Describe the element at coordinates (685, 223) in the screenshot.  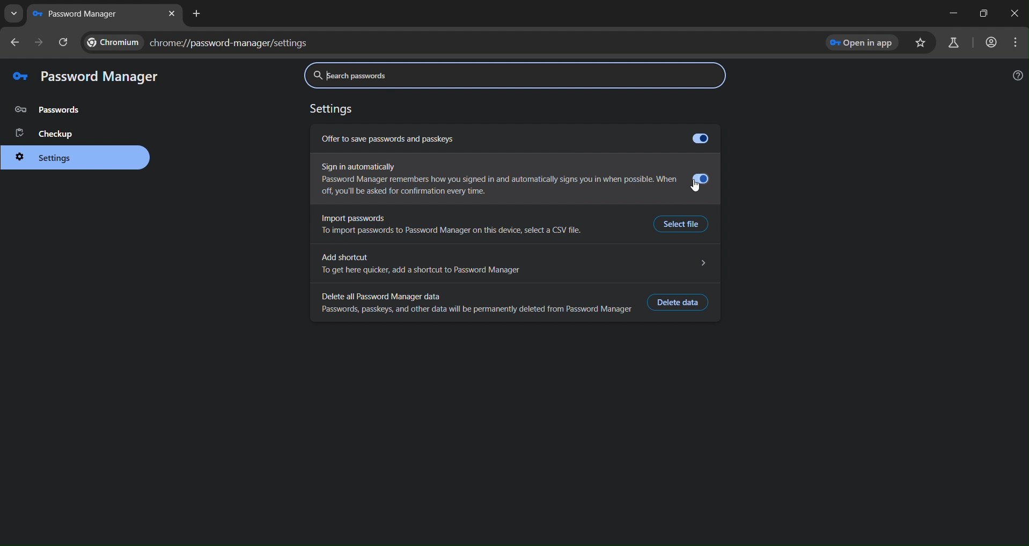
I see `Select file ` at that location.